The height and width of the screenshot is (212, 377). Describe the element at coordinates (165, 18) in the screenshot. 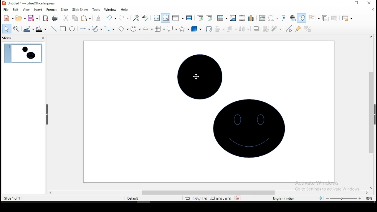

I see `snap to grid` at that location.